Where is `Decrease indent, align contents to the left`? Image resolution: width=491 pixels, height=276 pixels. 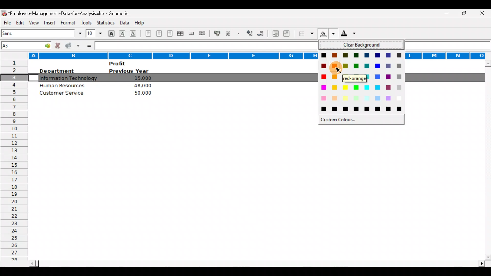
Decrease indent, align contents to the left is located at coordinates (276, 34).